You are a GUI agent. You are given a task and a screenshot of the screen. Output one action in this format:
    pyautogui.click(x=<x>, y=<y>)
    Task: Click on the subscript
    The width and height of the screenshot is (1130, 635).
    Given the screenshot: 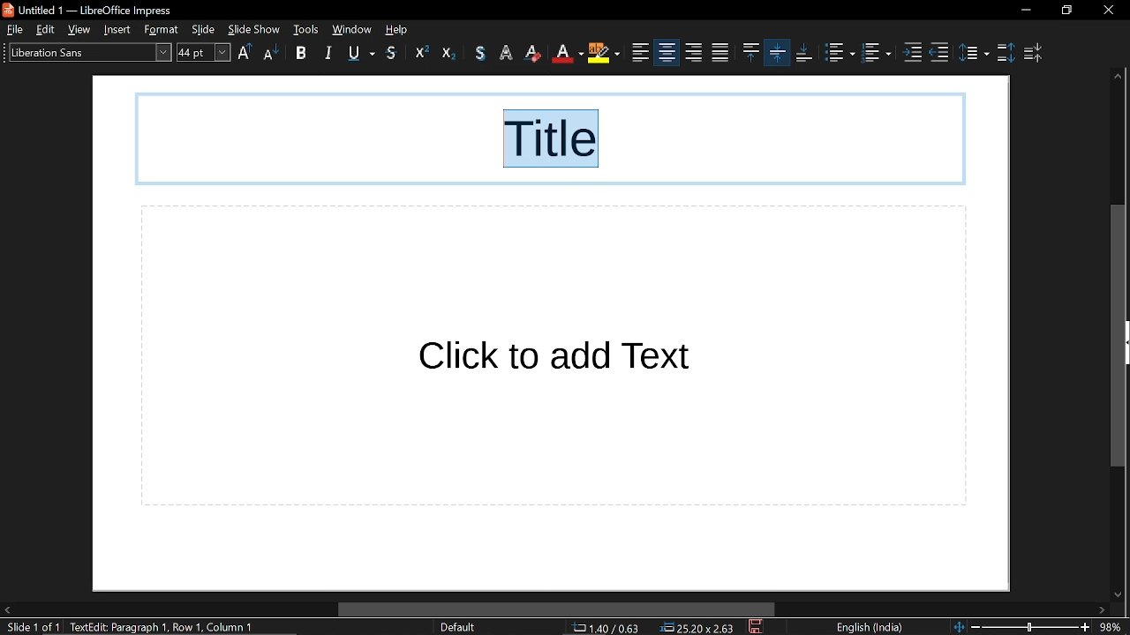 What is the action you would take?
    pyautogui.click(x=448, y=53)
    